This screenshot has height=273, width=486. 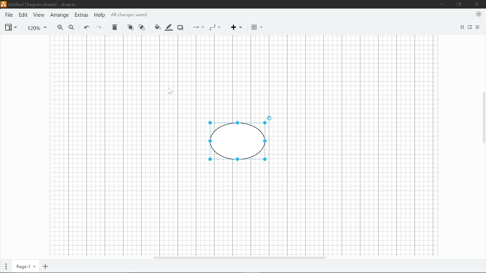 I want to click on Zoom out, so click(x=71, y=27).